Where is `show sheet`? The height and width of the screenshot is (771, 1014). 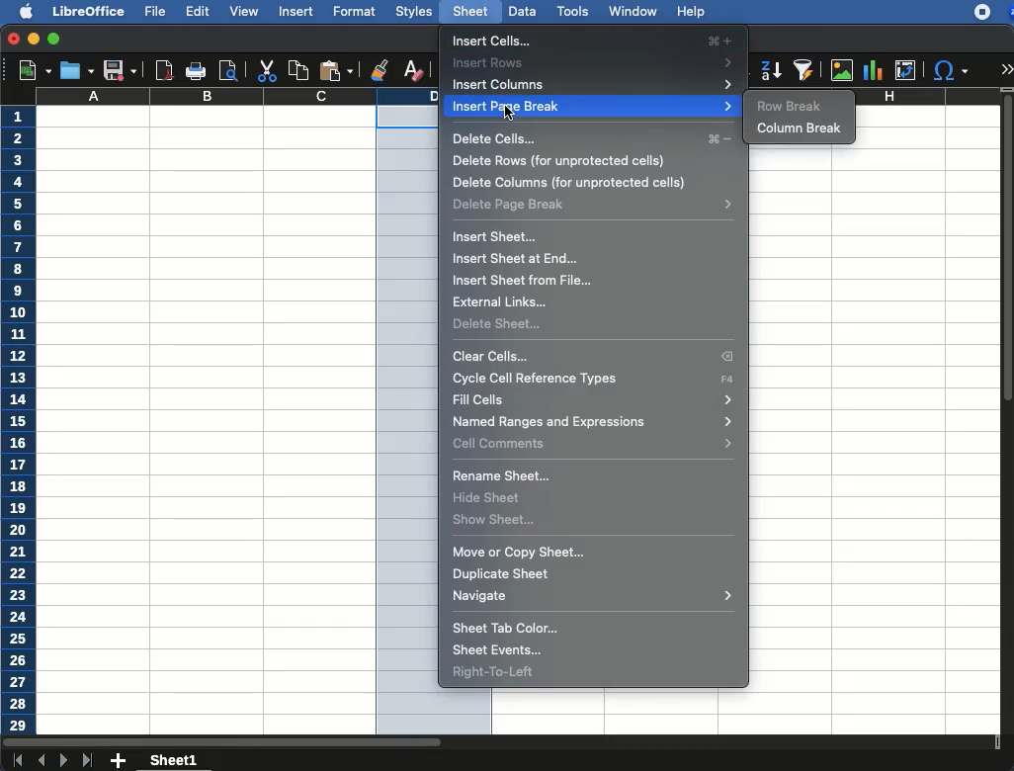
show sheet is located at coordinates (493, 518).